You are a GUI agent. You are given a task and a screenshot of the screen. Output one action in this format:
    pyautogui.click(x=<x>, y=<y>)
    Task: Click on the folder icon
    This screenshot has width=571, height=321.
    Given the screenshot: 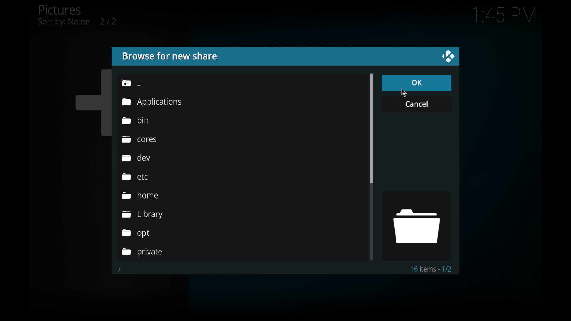 What is the action you would take?
    pyautogui.click(x=416, y=226)
    